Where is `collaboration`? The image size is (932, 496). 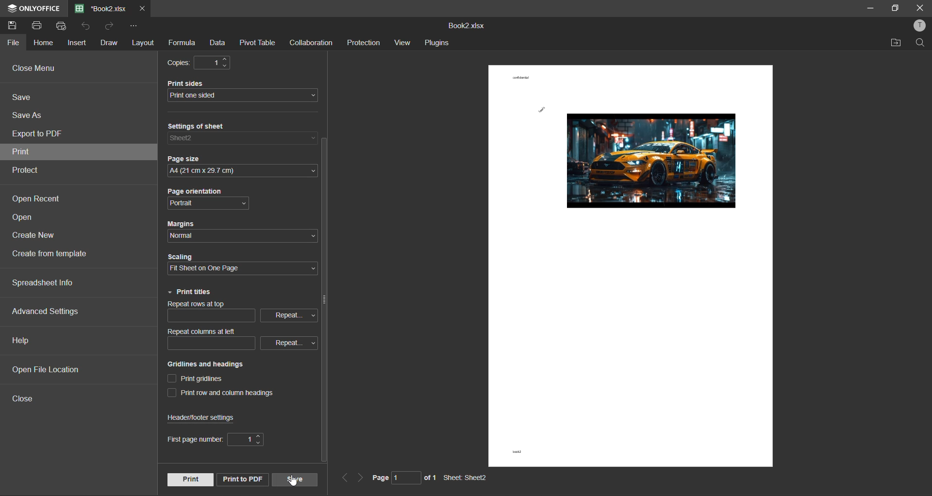
collaboration is located at coordinates (313, 43).